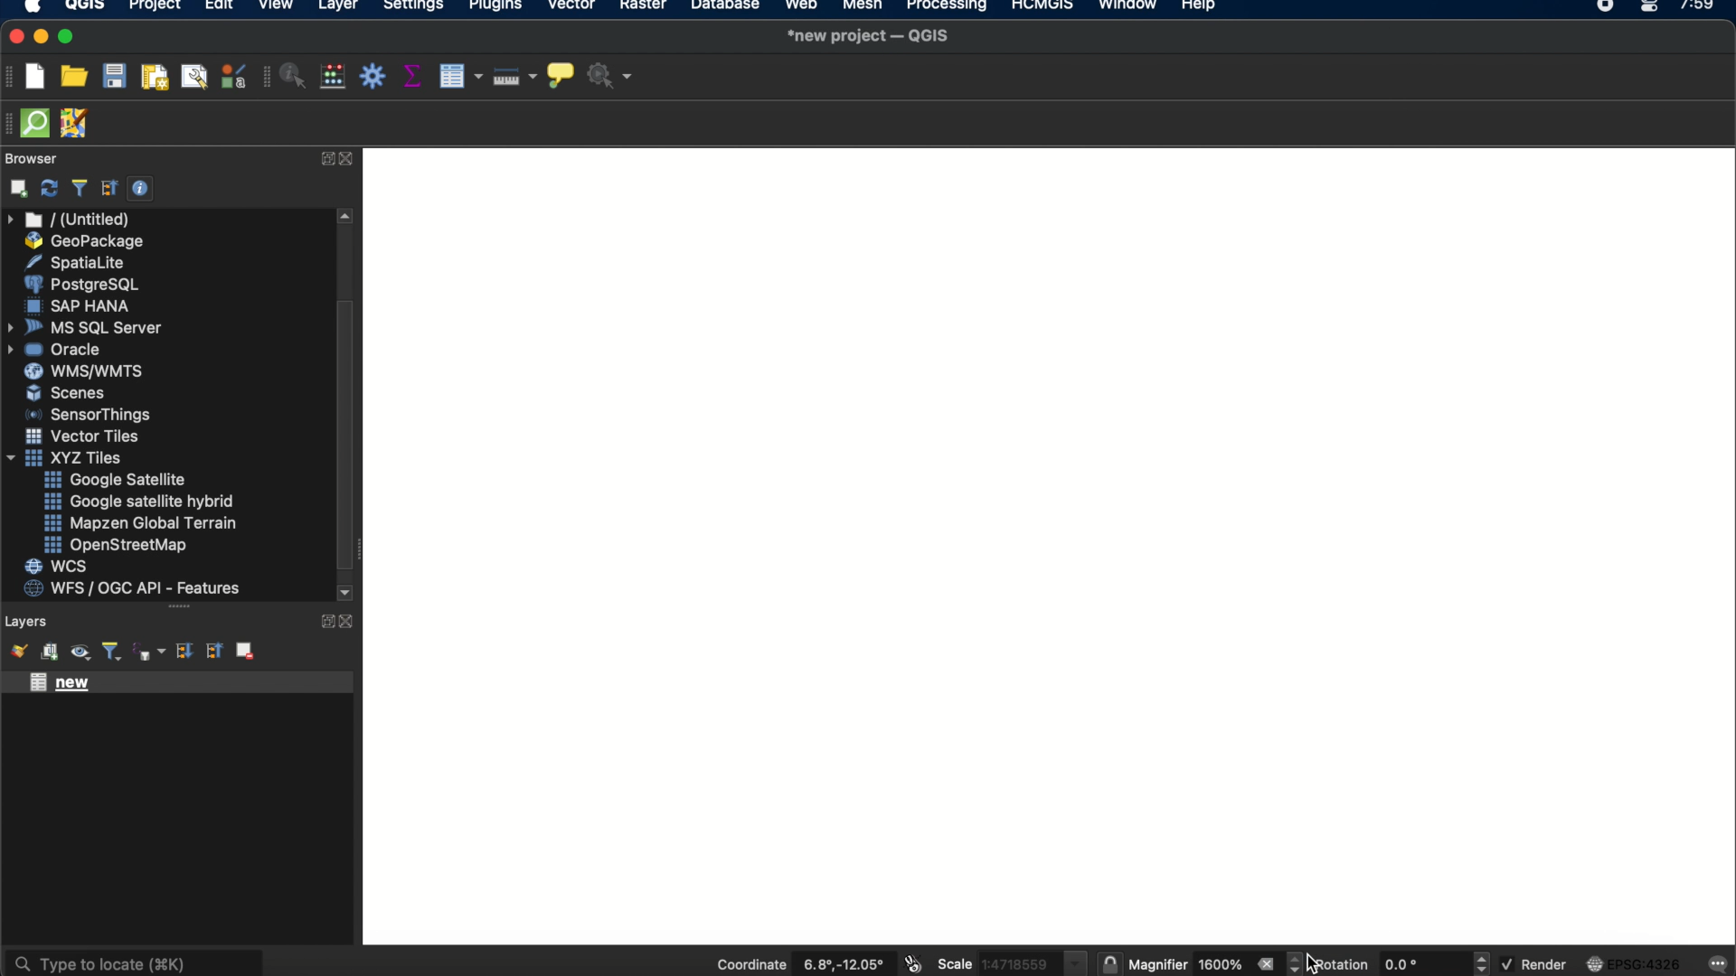 The image size is (1736, 976). Describe the element at coordinates (234, 76) in the screenshot. I see `style manager` at that location.